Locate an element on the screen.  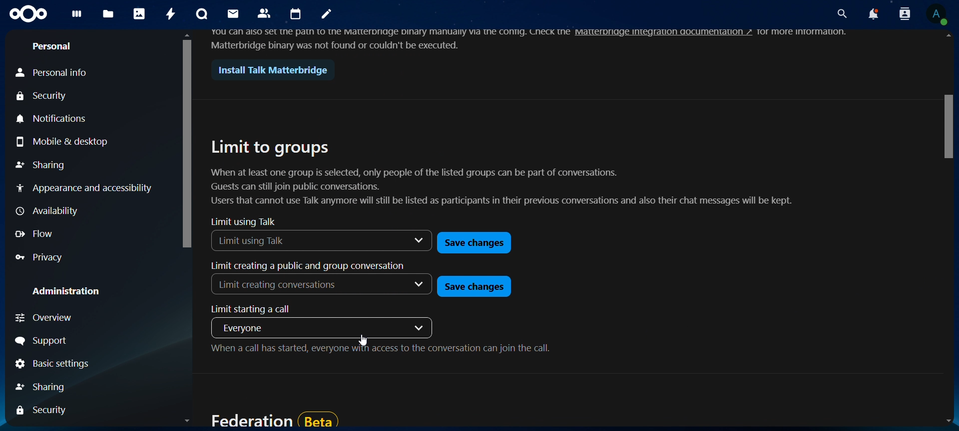
personal is located at coordinates (53, 46).